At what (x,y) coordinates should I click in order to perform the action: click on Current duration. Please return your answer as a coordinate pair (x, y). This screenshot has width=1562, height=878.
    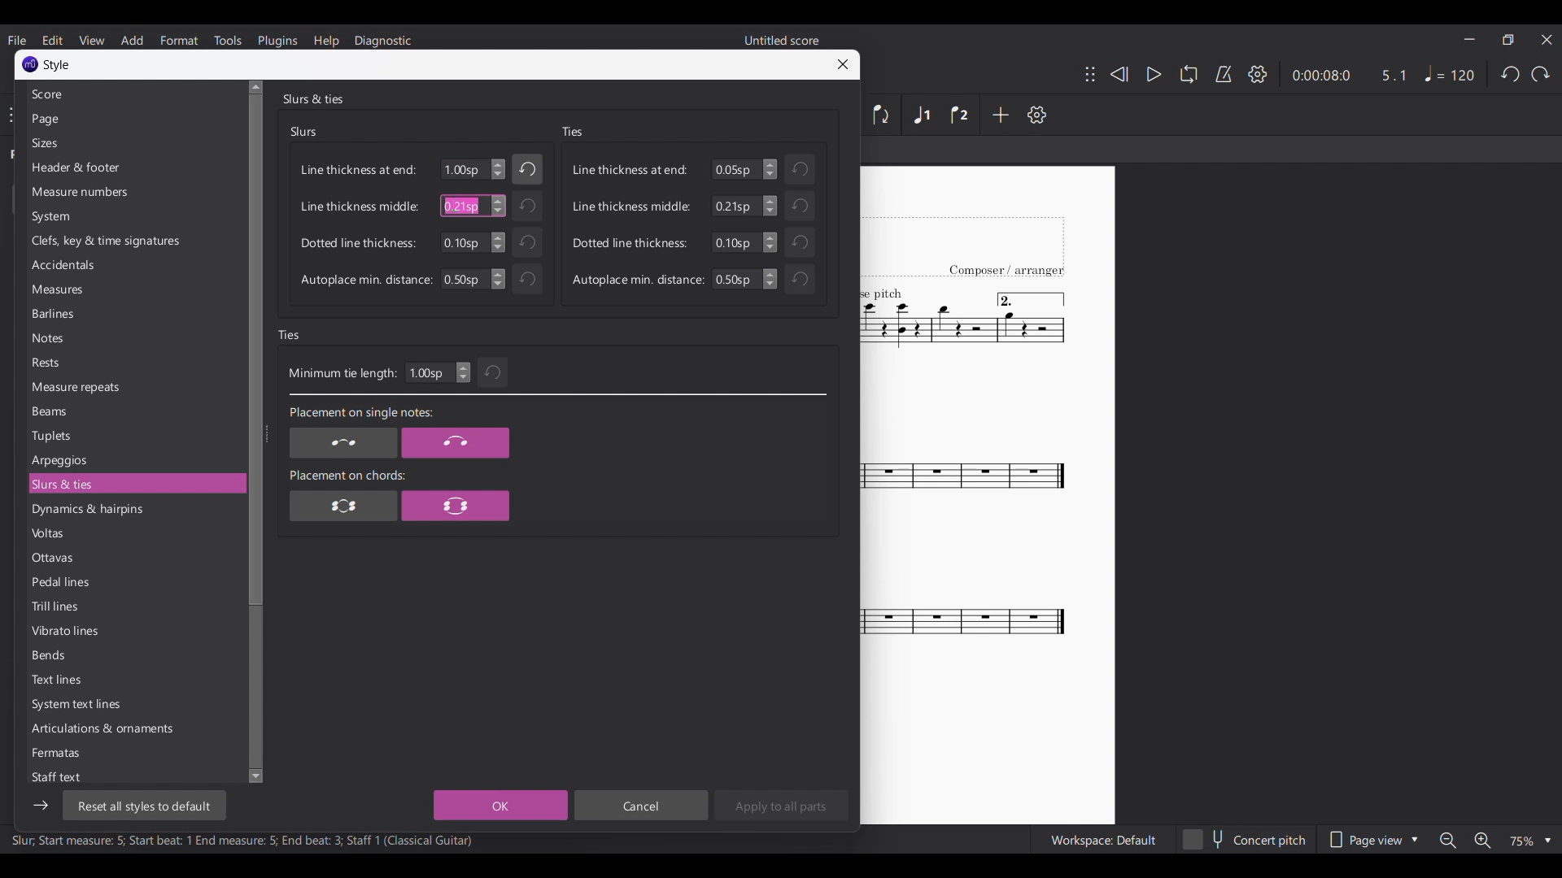
    Looking at the image, I should click on (1319, 75).